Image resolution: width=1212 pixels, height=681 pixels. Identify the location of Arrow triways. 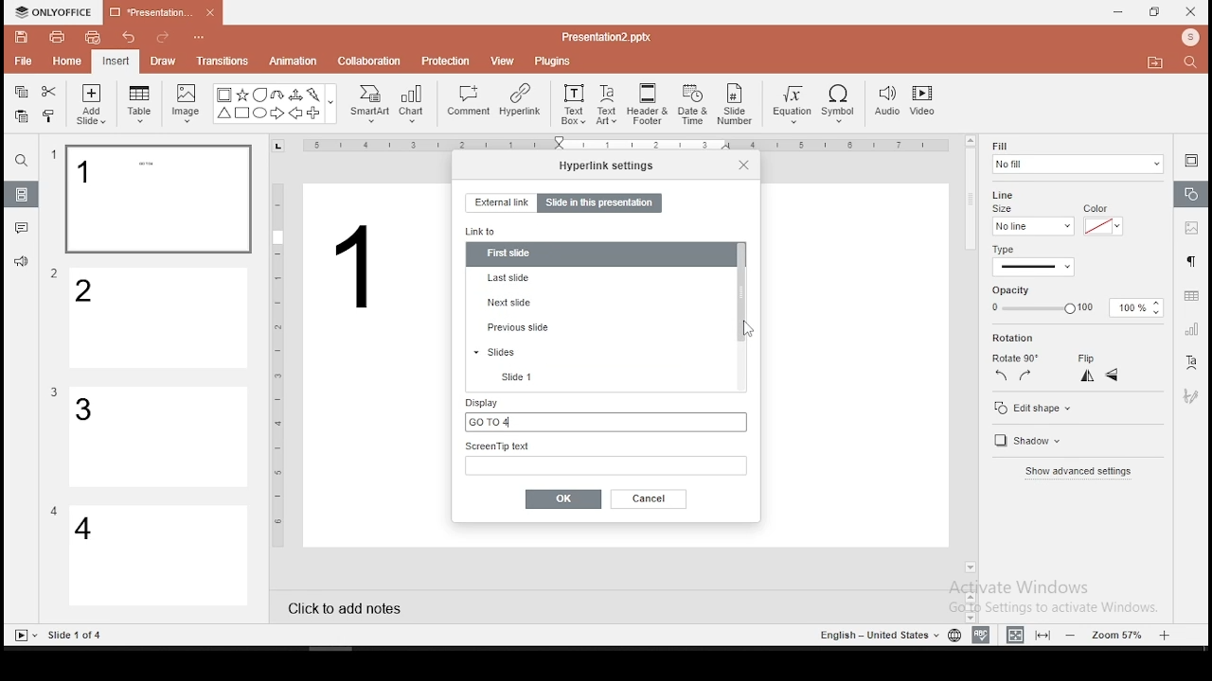
(296, 95).